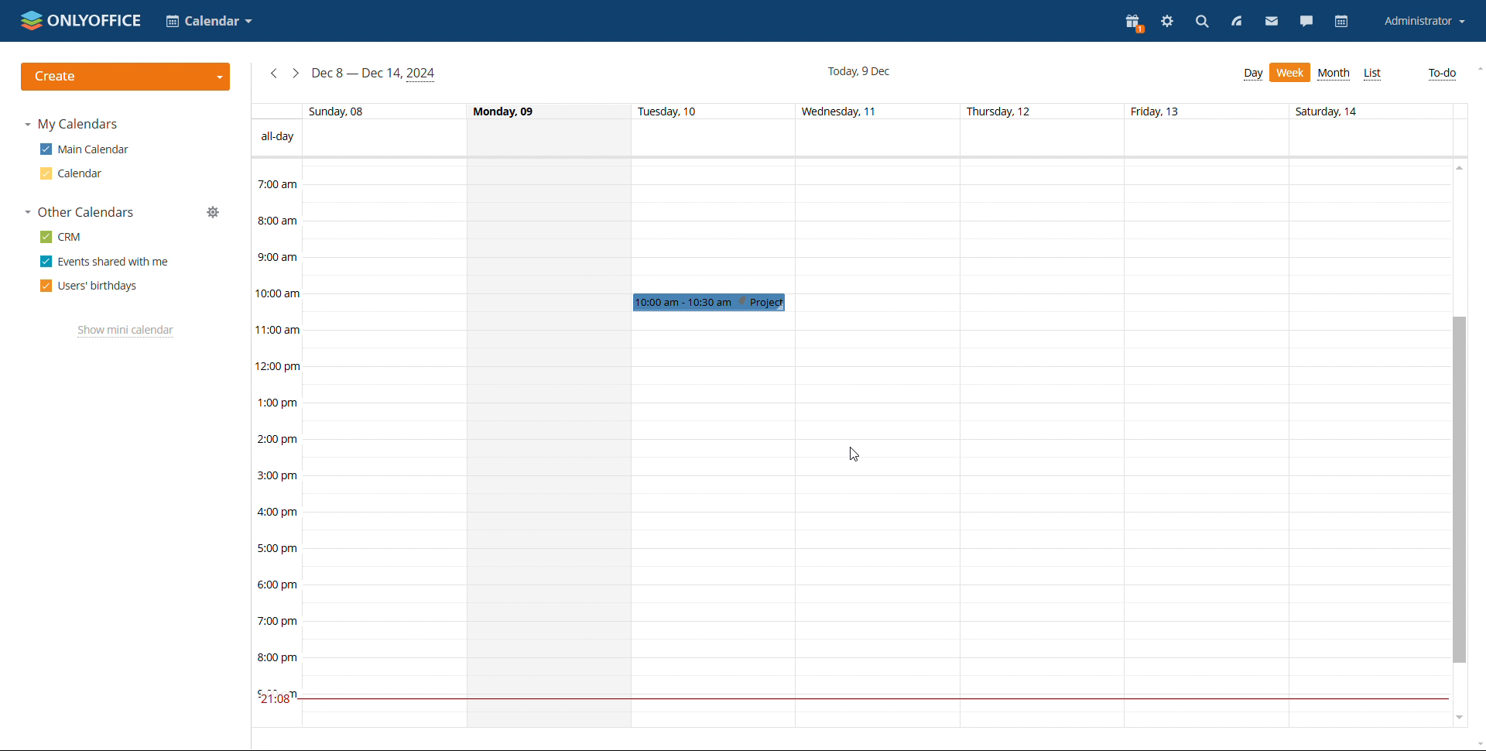 The height and width of the screenshot is (751, 1486). What do you see at coordinates (861, 70) in the screenshot?
I see `current date` at bounding box center [861, 70].